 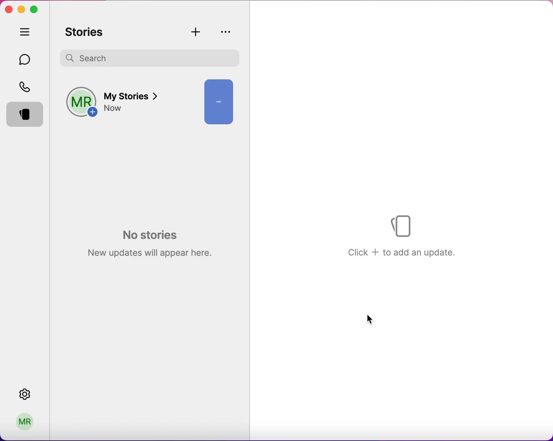 I want to click on maximize, so click(x=36, y=9).